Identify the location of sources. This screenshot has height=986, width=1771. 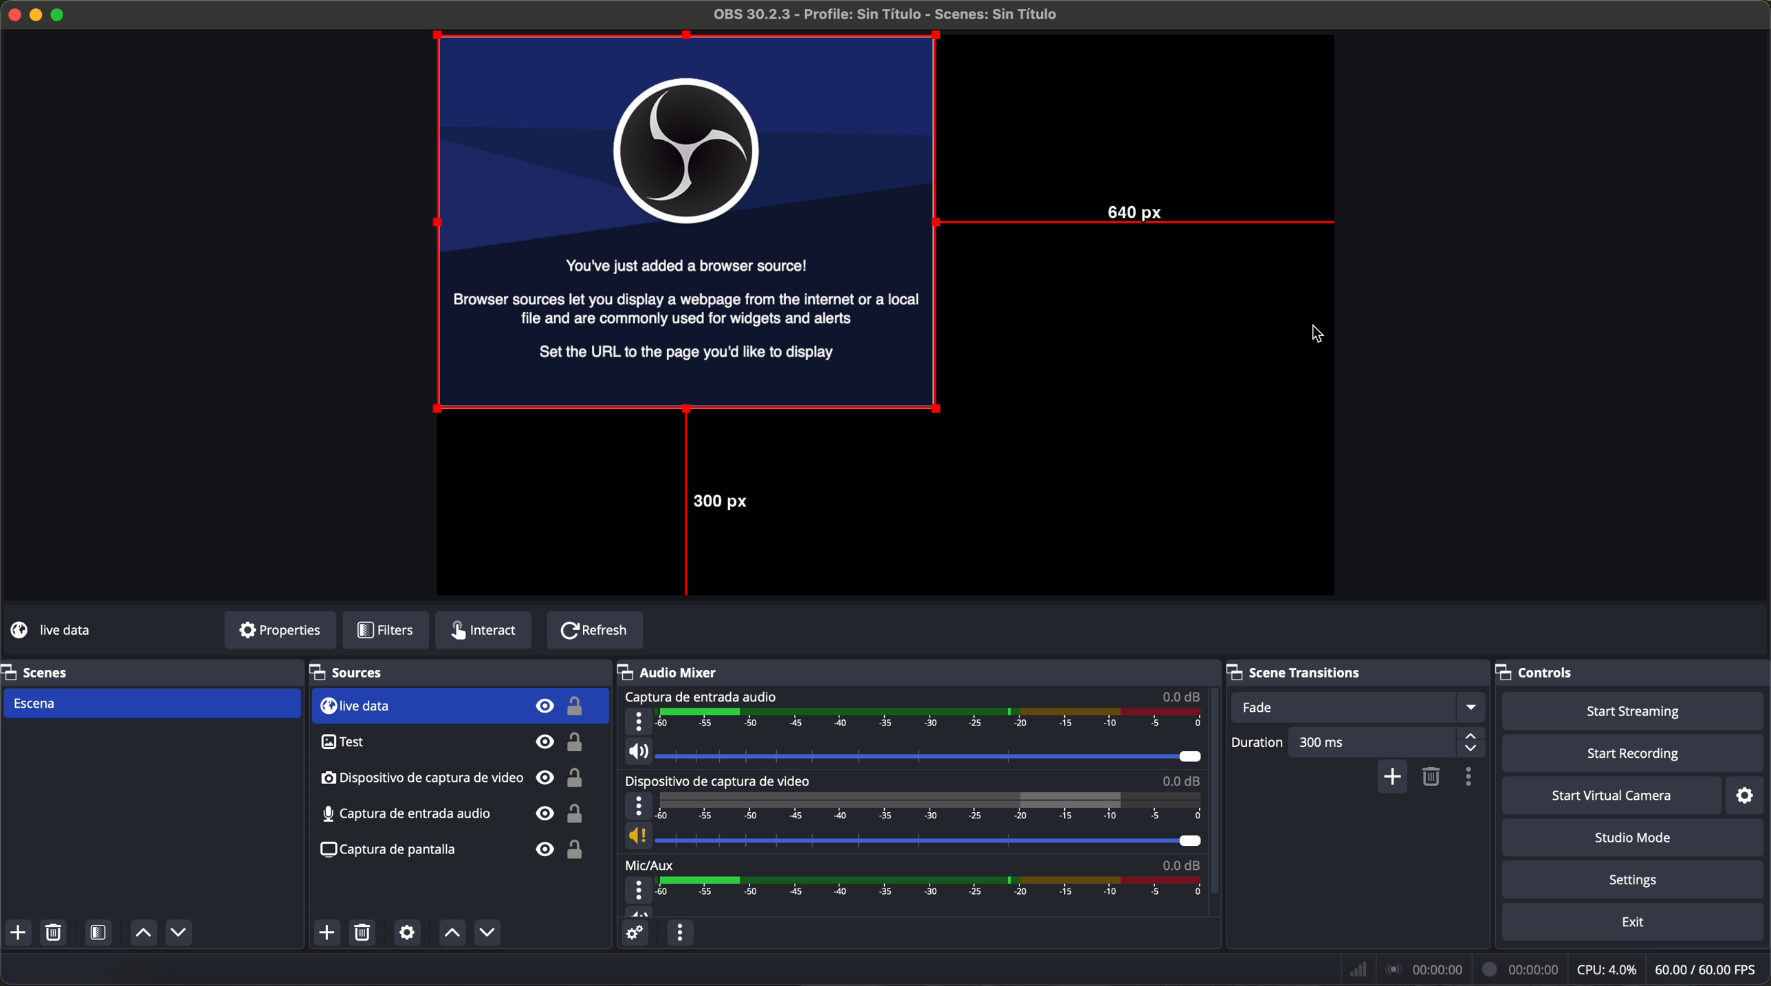
(357, 671).